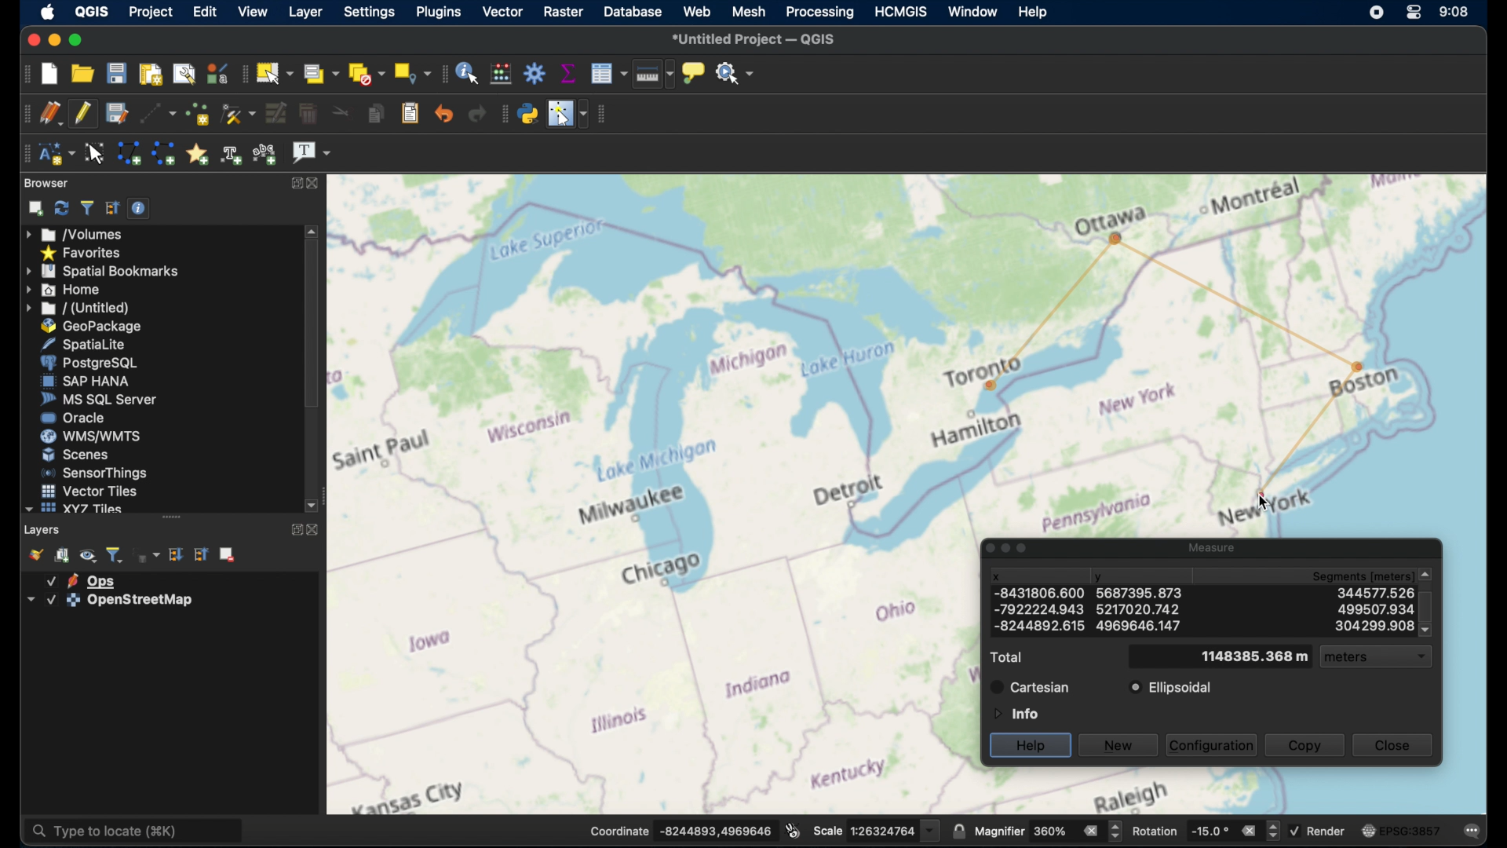 The image size is (1507, 848). What do you see at coordinates (568, 114) in the screenshot?
I see `switches mouse cursor to configurable position` at bounding box center [568, 114].